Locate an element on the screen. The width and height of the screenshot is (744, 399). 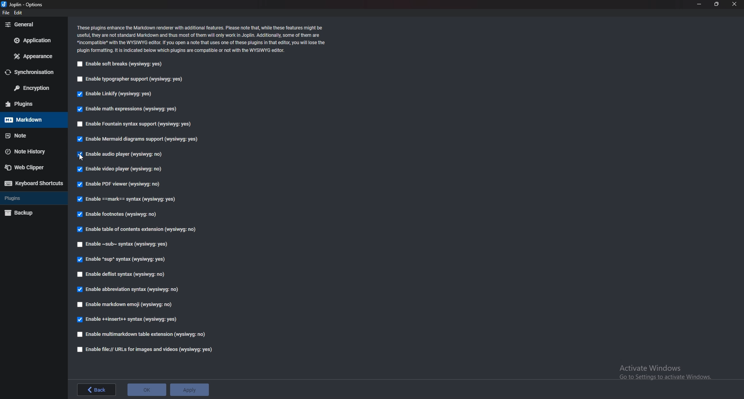
enable markdown emoji is located at coordinates (127, 304).